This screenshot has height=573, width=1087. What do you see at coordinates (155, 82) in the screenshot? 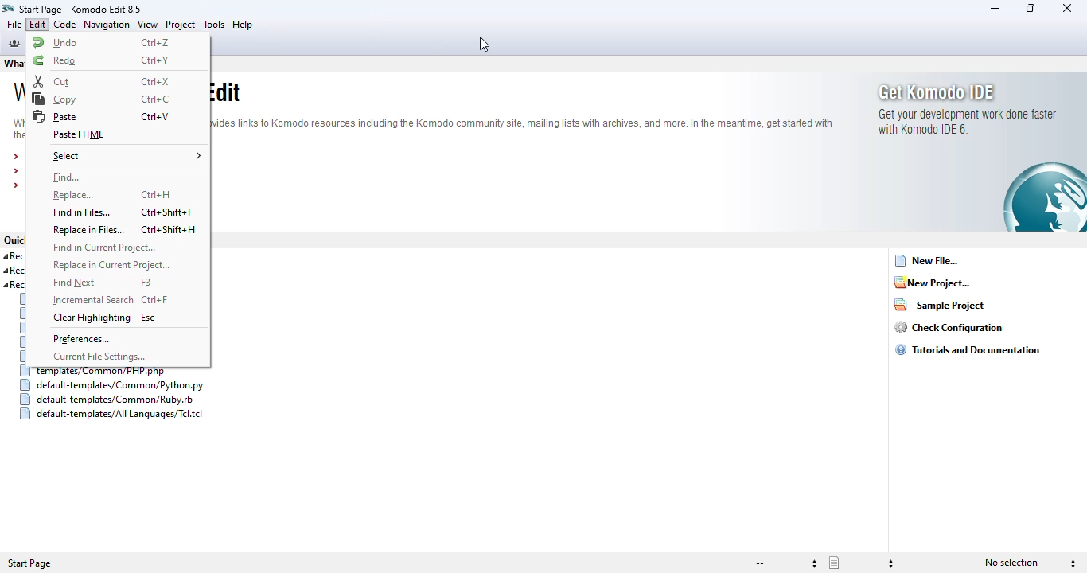
I see `shortcut for cut` at bounding box center [155, 82].